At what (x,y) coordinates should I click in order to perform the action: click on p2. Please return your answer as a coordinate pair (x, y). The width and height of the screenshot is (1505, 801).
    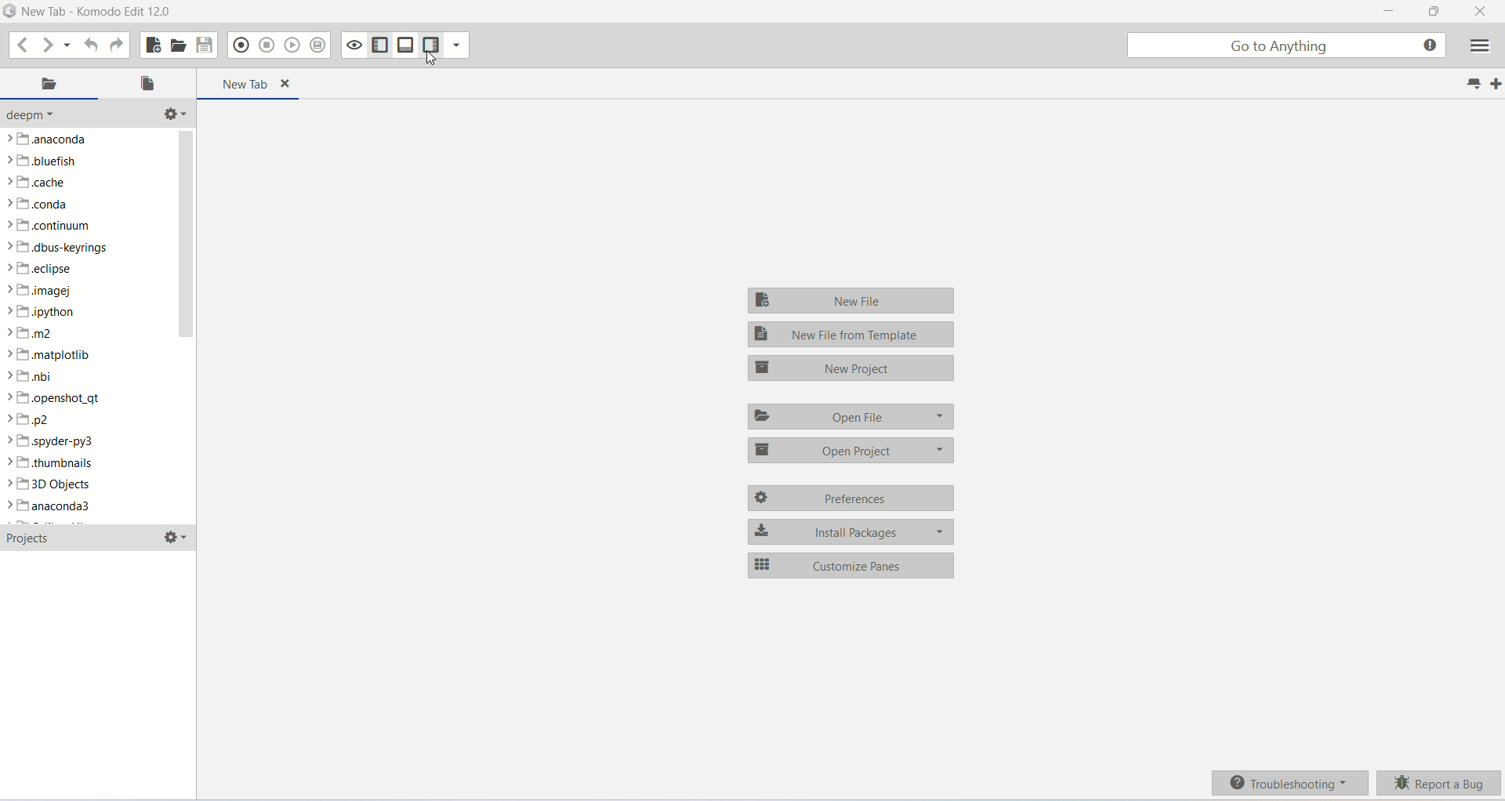
    Looking at the image, I should click on (31, 419).